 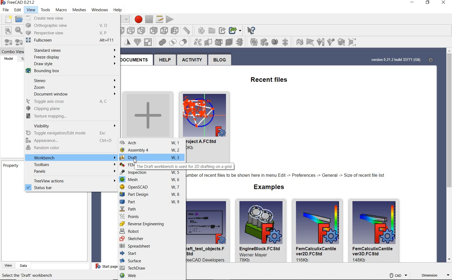 What do you see at coordinates (69, 94) in the screenshot?
I see `document window` at bounding box center [69, 94].